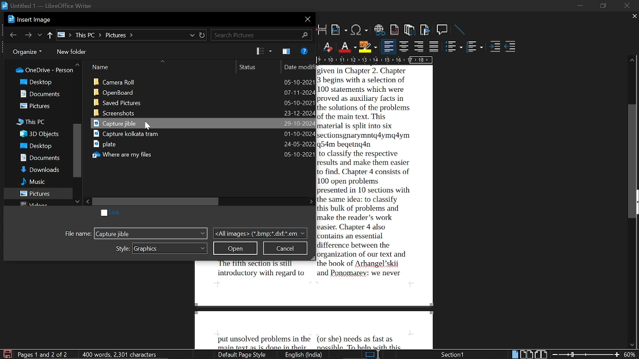 Image resolution: width=639 pixels, height=359 pixels. I want to click on highlight, so click(368, 47).